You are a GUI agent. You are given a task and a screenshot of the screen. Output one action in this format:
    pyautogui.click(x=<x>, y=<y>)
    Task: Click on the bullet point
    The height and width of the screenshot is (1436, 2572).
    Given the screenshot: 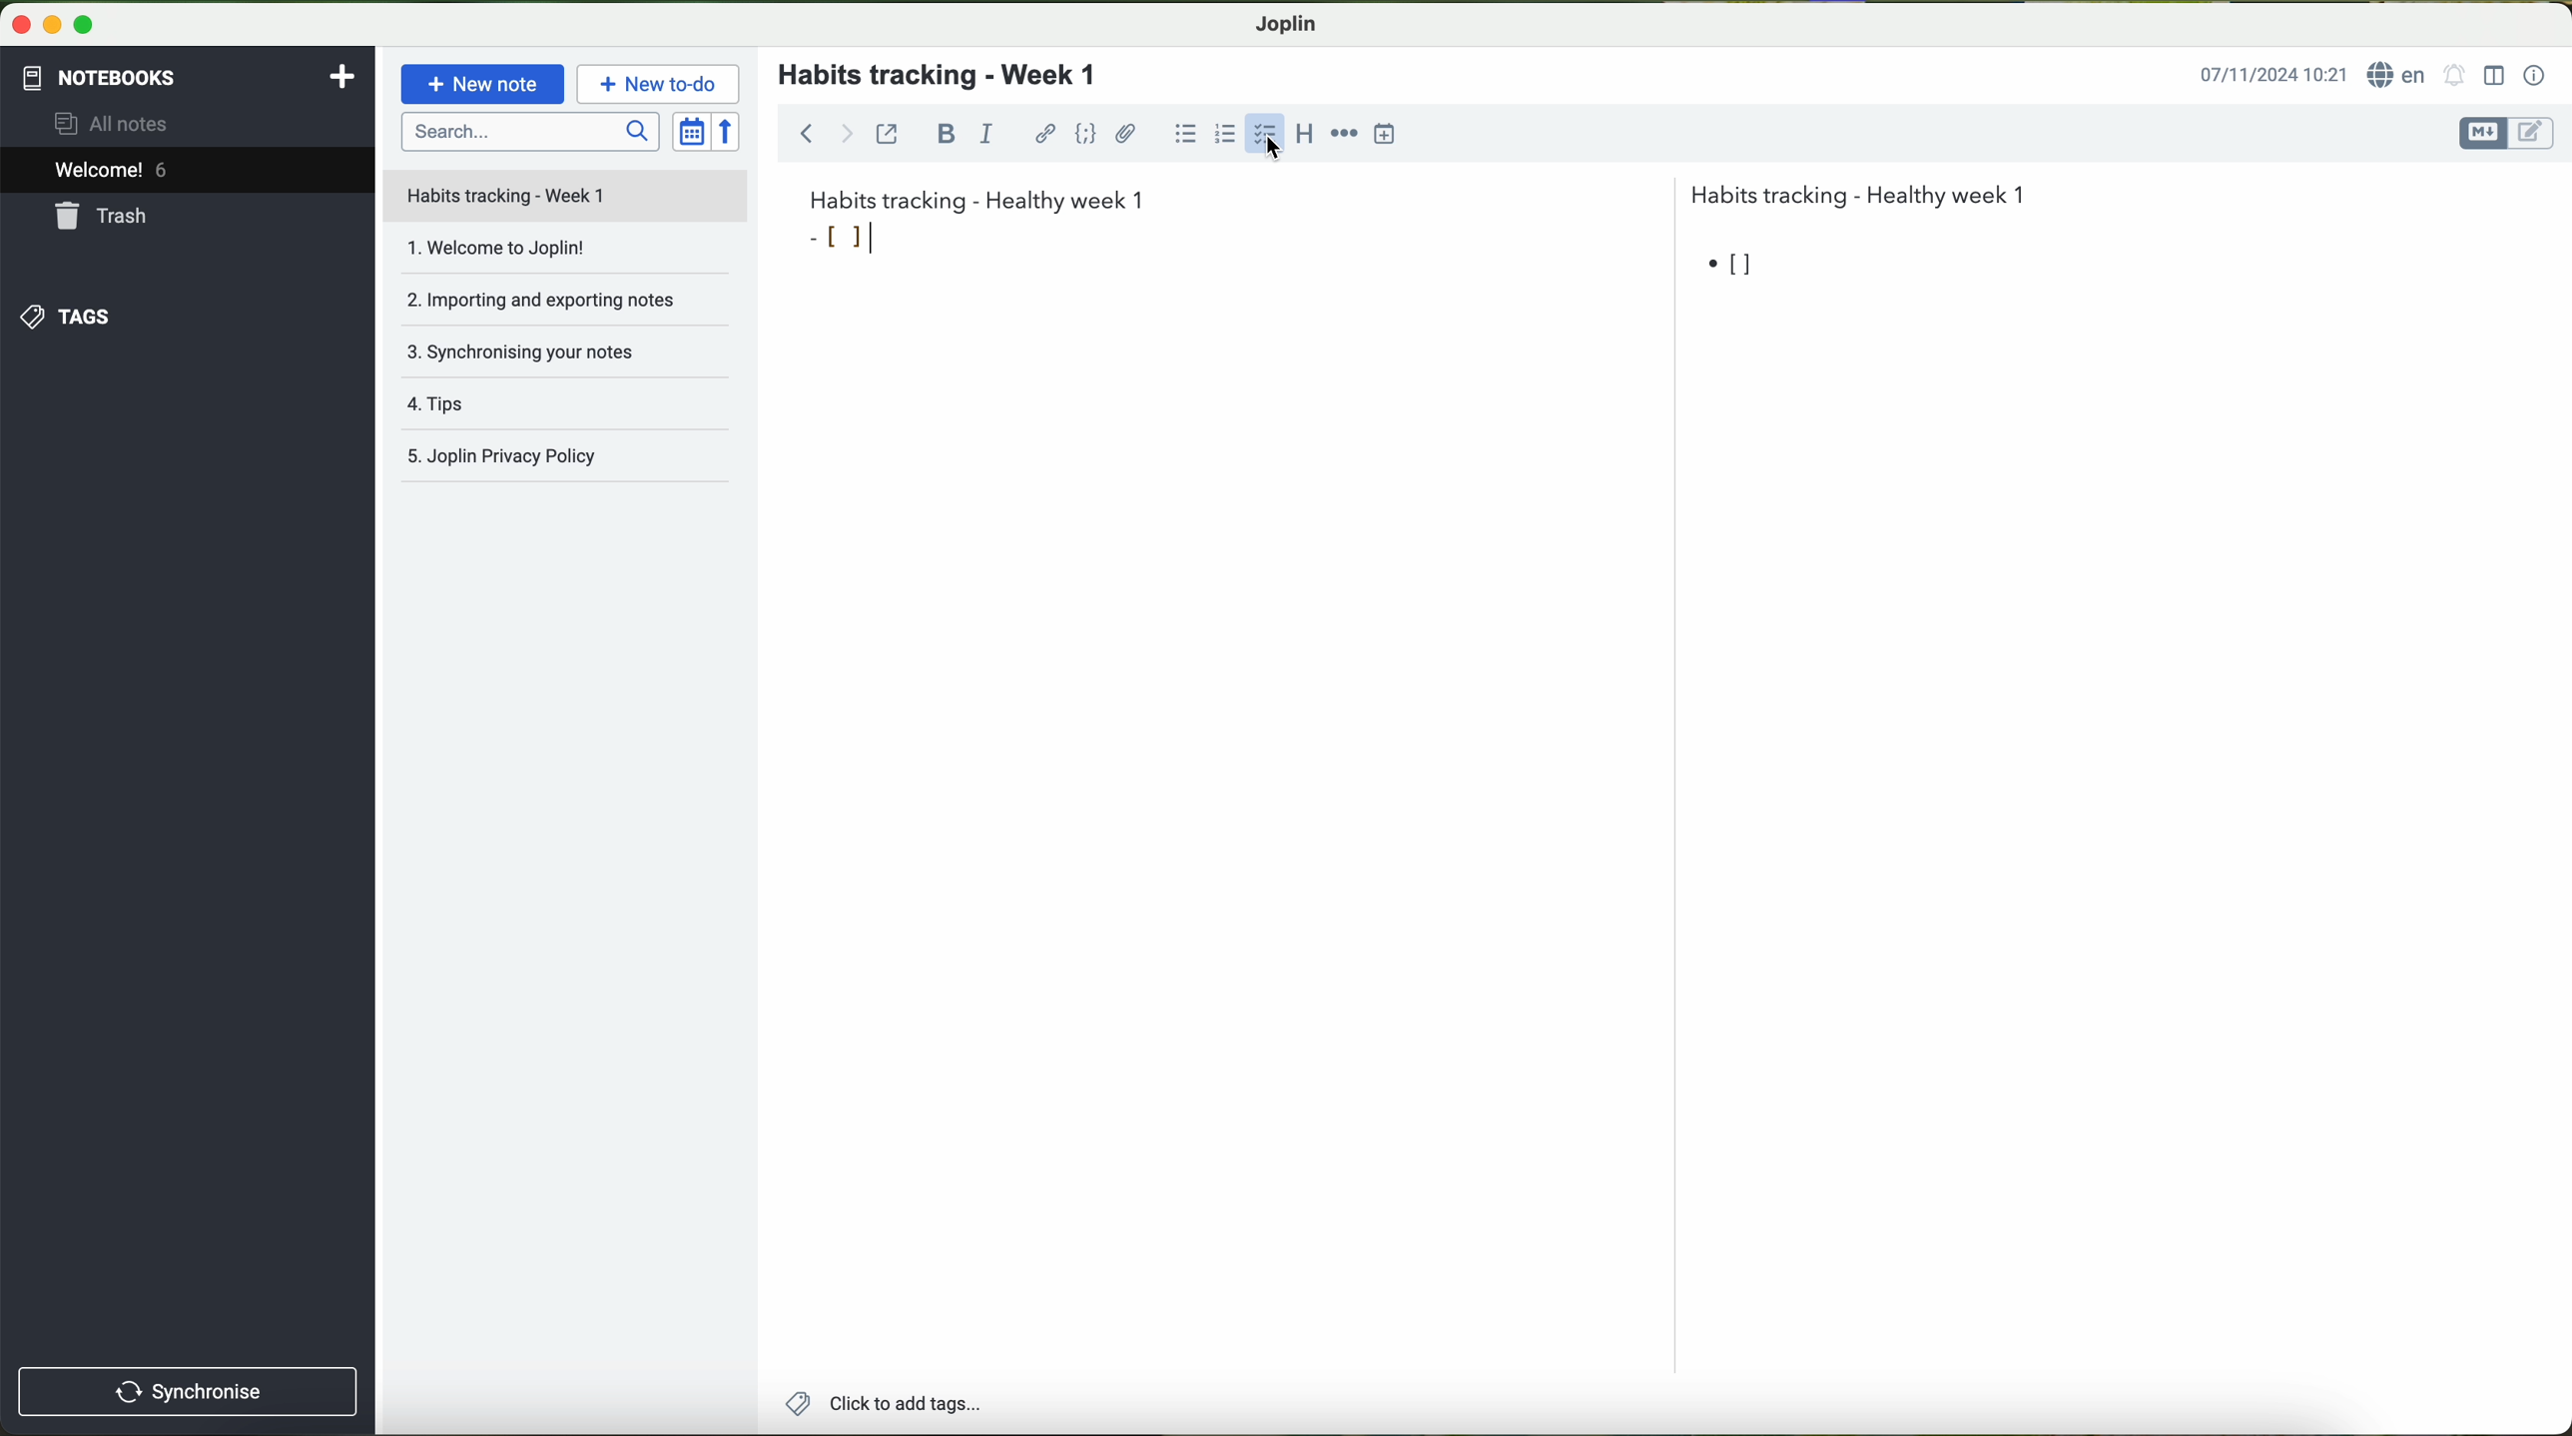 What is the action you would take?
    pyautogui.click(x=1732, y=263)
    